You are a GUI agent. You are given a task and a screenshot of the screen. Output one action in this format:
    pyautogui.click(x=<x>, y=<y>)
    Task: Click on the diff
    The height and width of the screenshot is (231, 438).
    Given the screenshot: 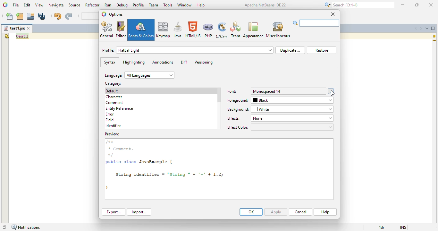 What is the action you would take?
    pyautogui.click(x=184, y=62)
    